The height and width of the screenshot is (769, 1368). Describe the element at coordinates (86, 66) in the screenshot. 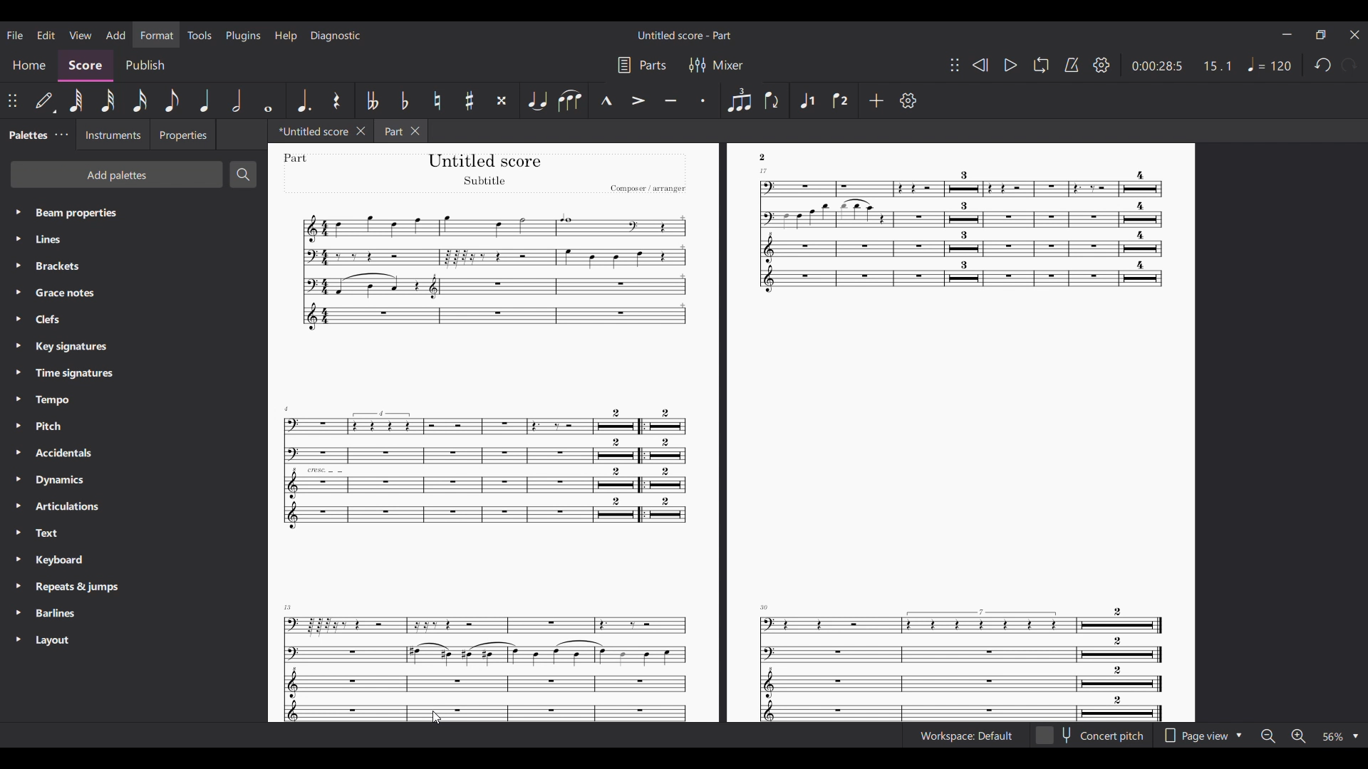

I see `Score section` at that location.